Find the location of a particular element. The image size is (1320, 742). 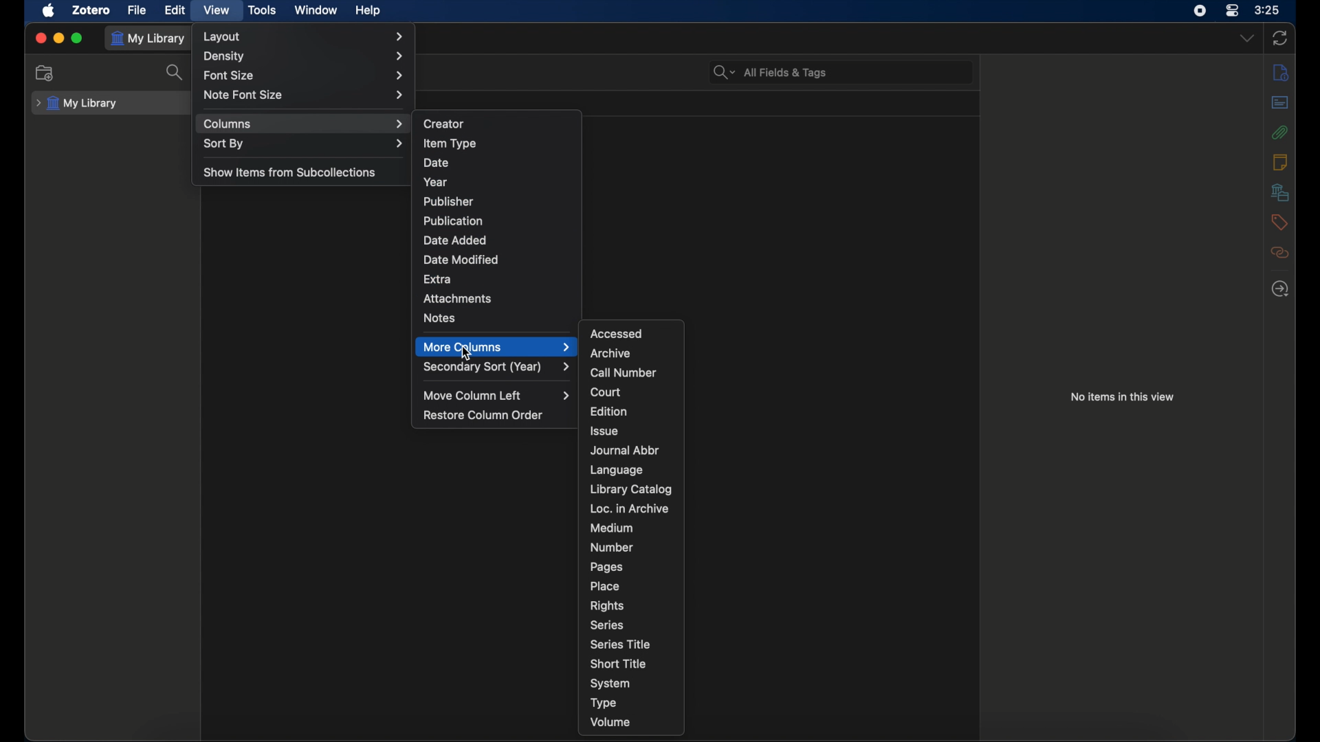

extra is located at coordinates (437, 278).